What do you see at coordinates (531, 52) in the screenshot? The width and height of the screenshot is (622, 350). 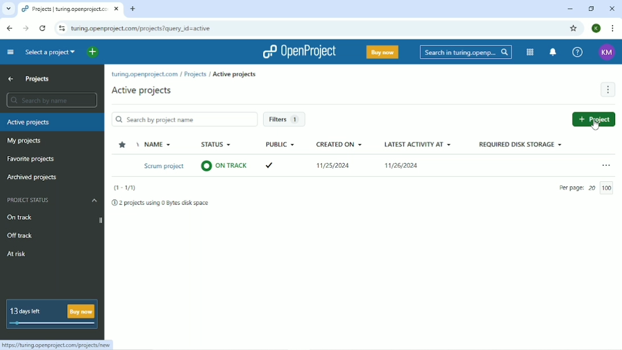 I see `Modules` at bounding box center [531, 52].